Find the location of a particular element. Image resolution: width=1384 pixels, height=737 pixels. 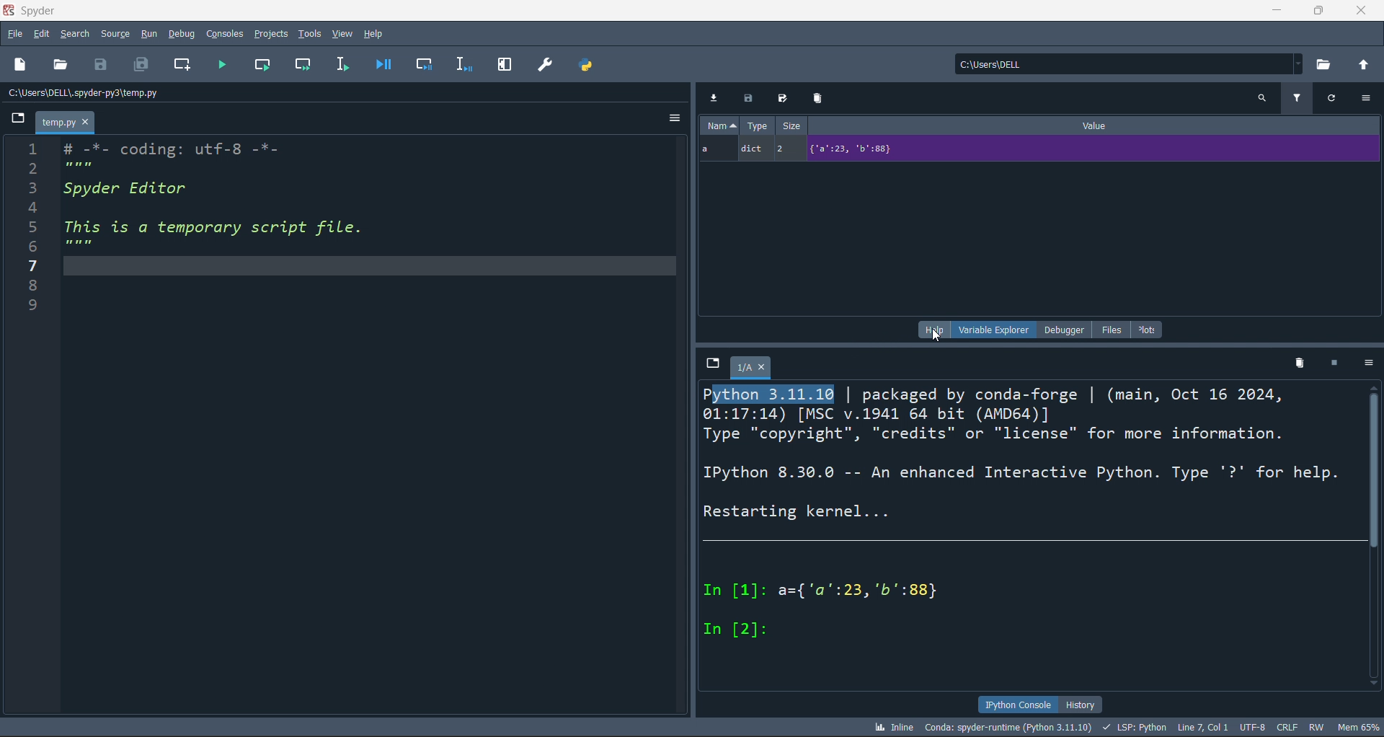

1/A tab is located at coordinates (754, 369).